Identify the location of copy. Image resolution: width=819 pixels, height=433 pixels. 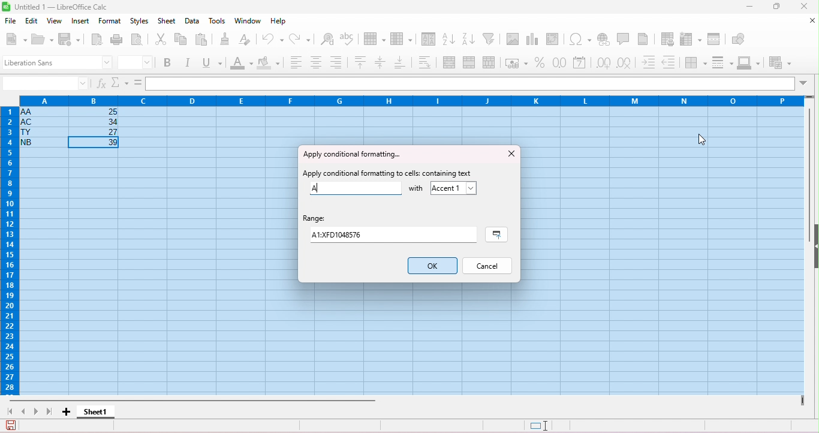
(180, 39).